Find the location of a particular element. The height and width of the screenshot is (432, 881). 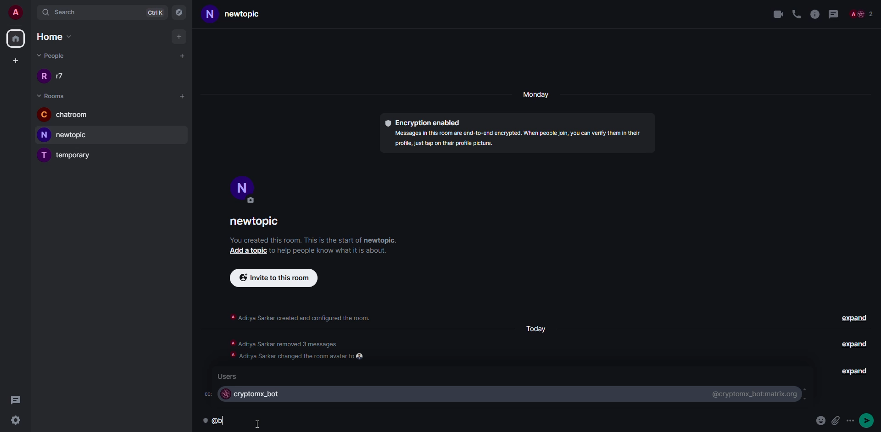

create space is located at coordinates (14, 61).